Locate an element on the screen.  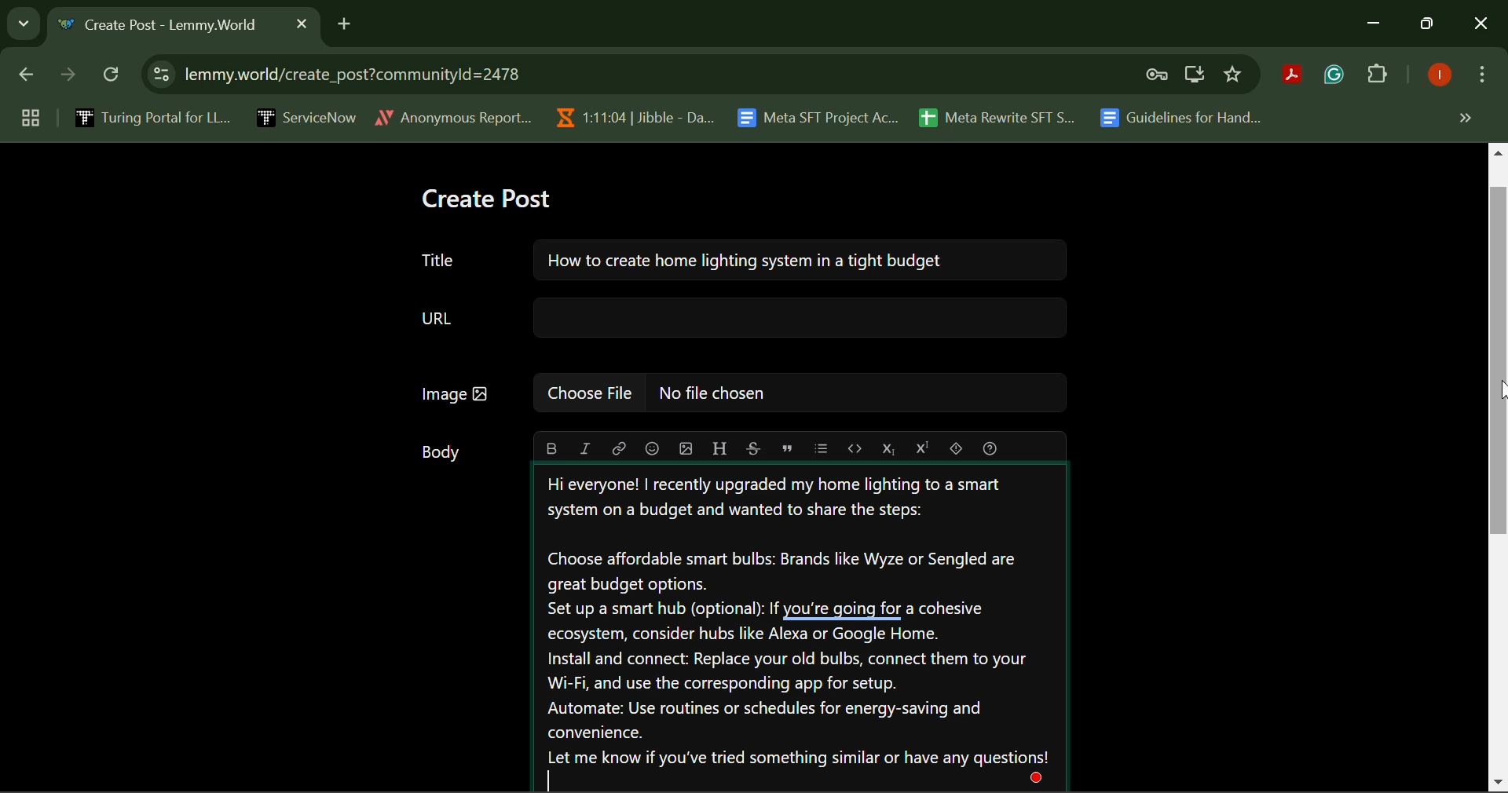
quote is located at coordinates (786, 448).